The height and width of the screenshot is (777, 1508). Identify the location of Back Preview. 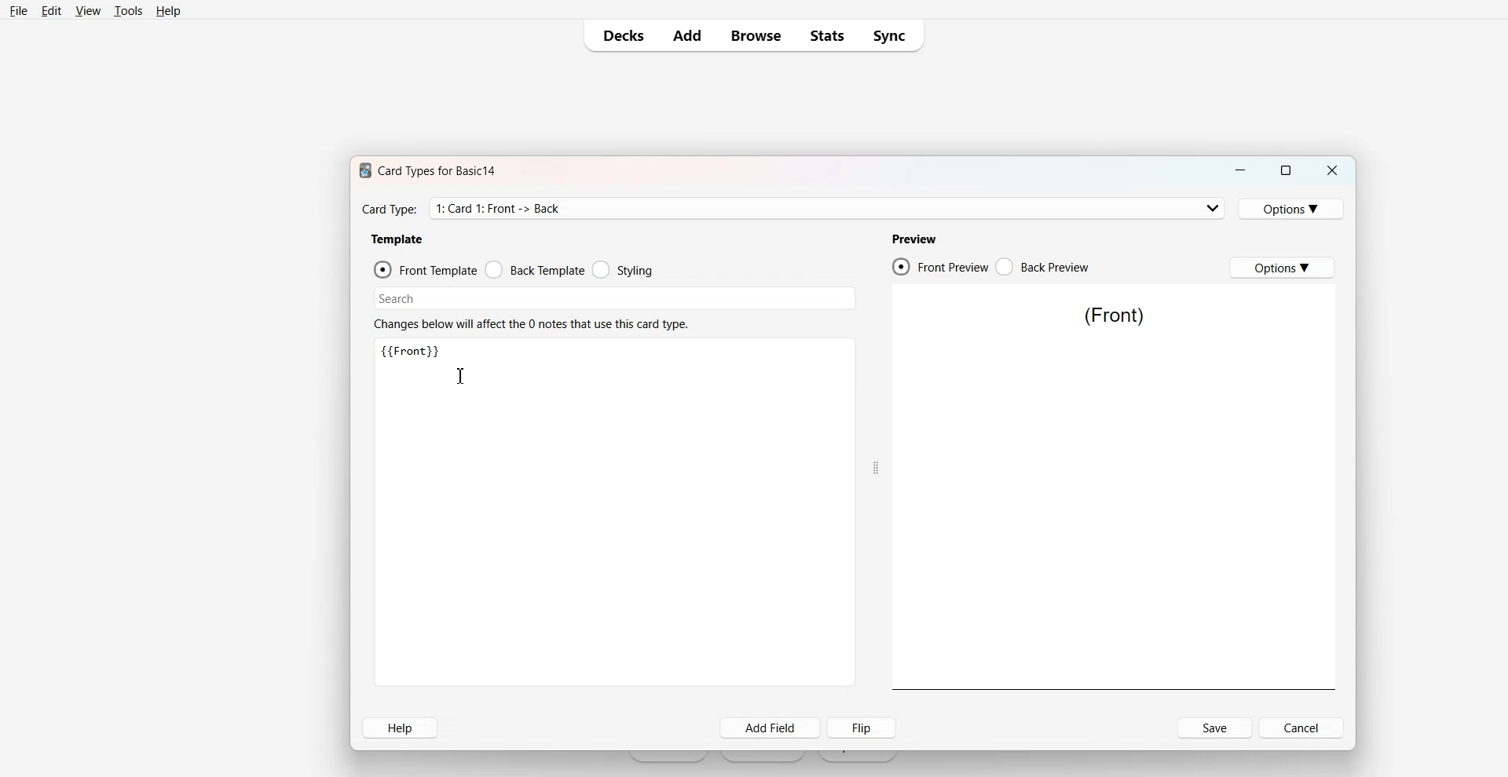
(1043, 266).